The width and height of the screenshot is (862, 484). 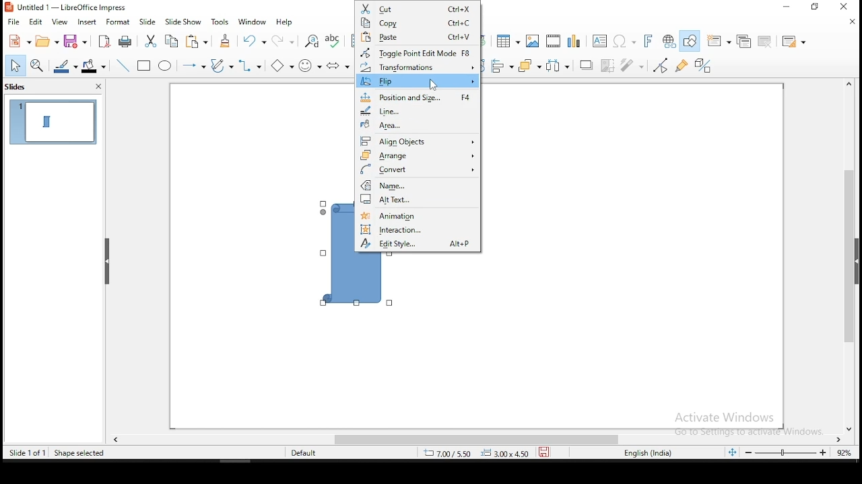 I want to click on view, so click(x=61, y=22).